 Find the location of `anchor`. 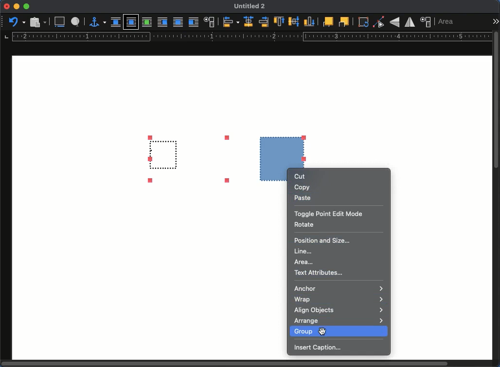

anchor is located at coordinates (339, 288).